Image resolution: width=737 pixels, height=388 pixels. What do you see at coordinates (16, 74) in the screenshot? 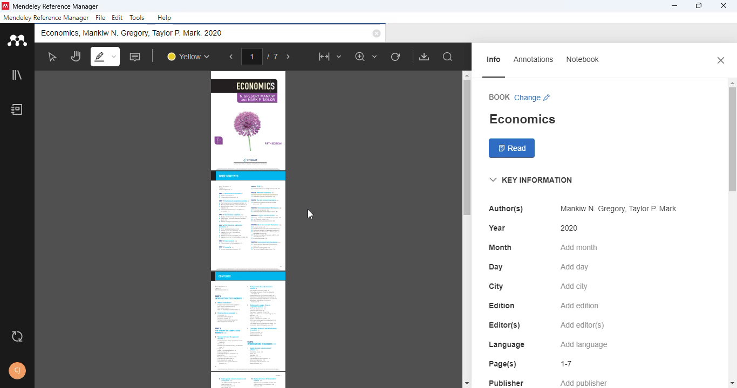
I see `library` at bounding box center [16, 74].